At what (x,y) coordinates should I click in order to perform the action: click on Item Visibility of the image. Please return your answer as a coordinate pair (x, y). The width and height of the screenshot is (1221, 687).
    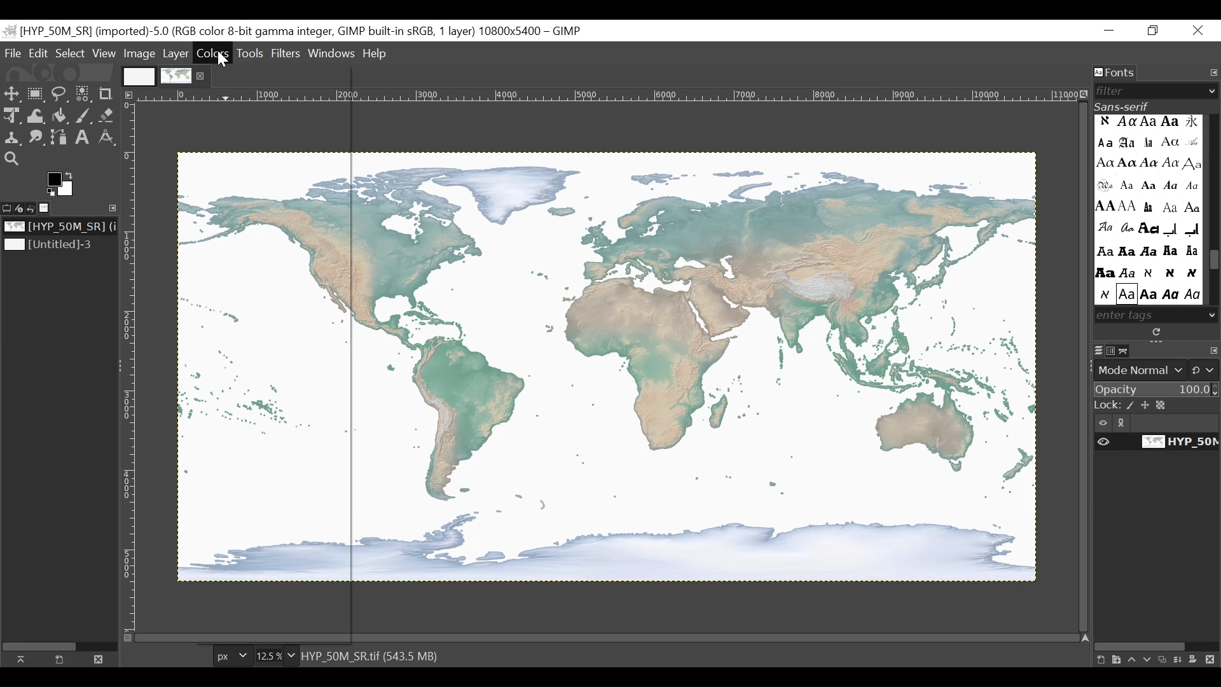
    Looking at the image, I should click on (1154, 442).